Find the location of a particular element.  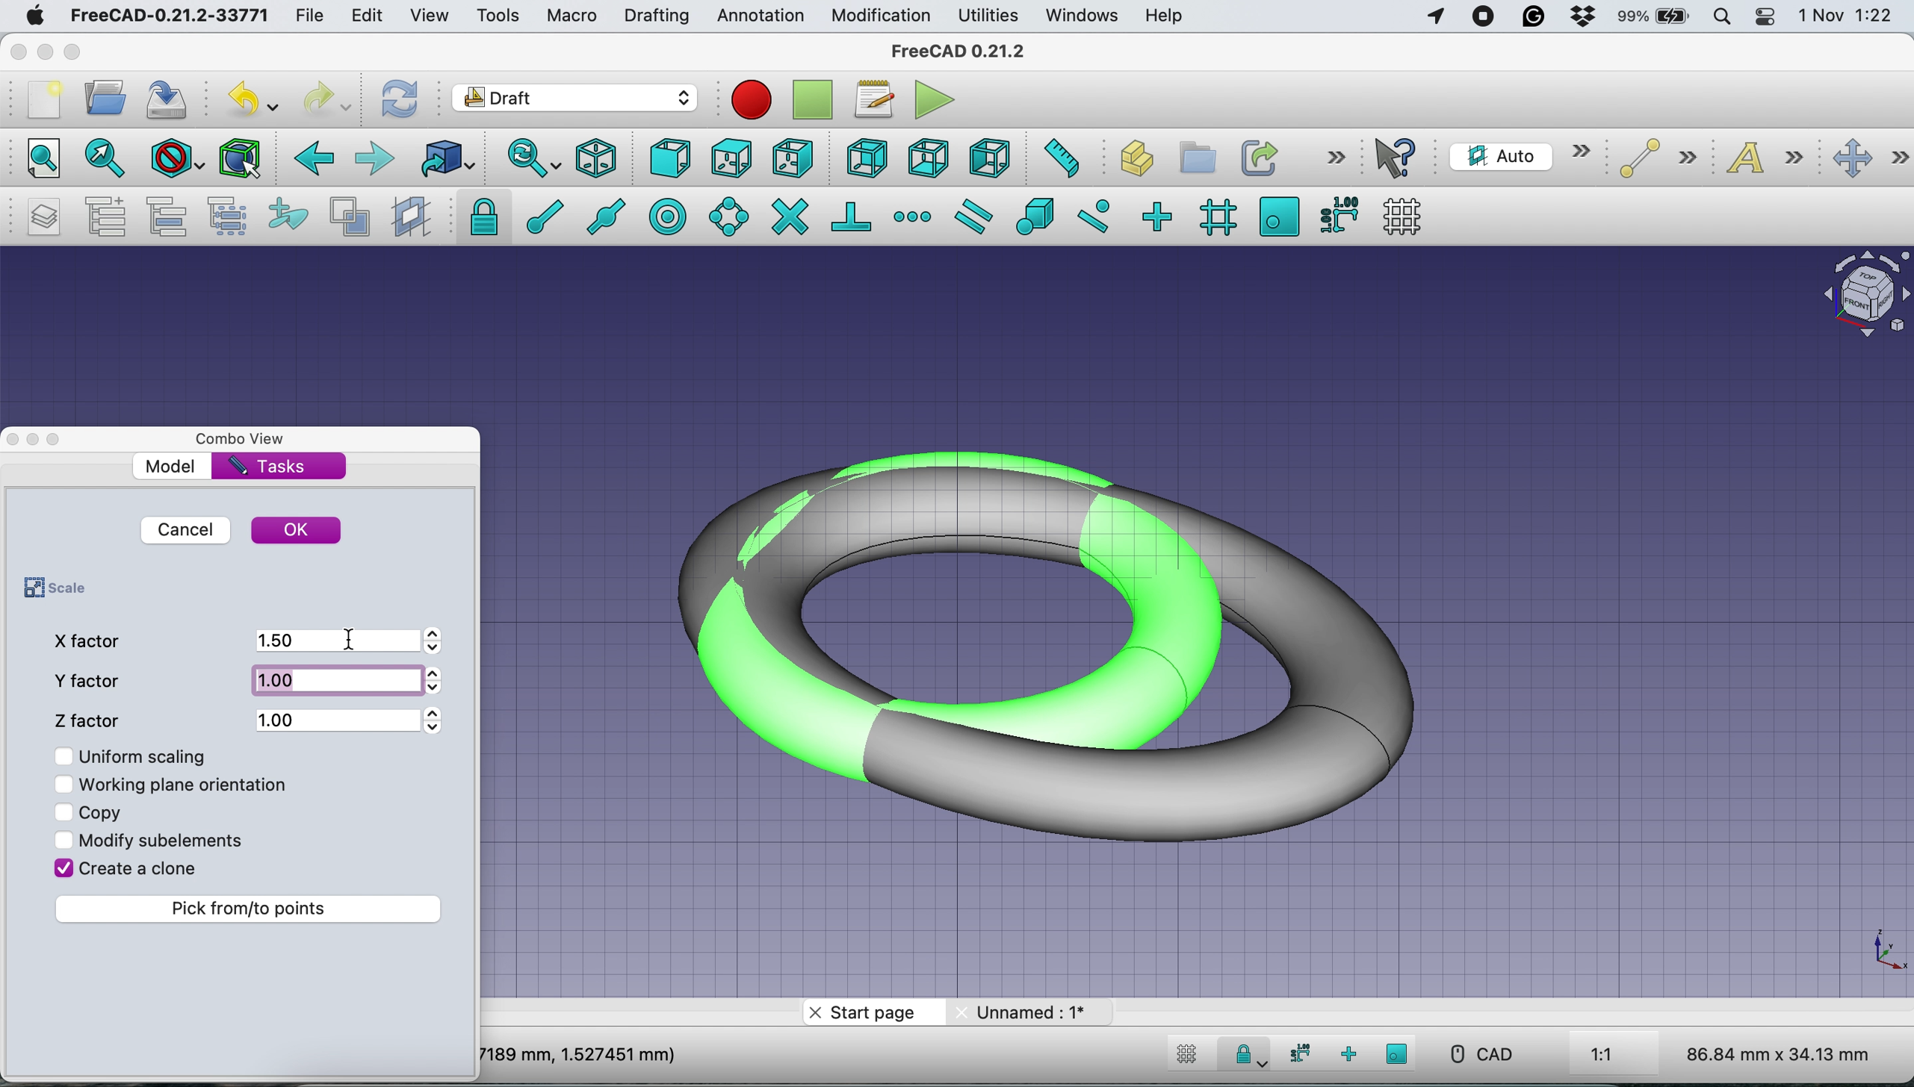

forward is located at coordinates (376, 161).